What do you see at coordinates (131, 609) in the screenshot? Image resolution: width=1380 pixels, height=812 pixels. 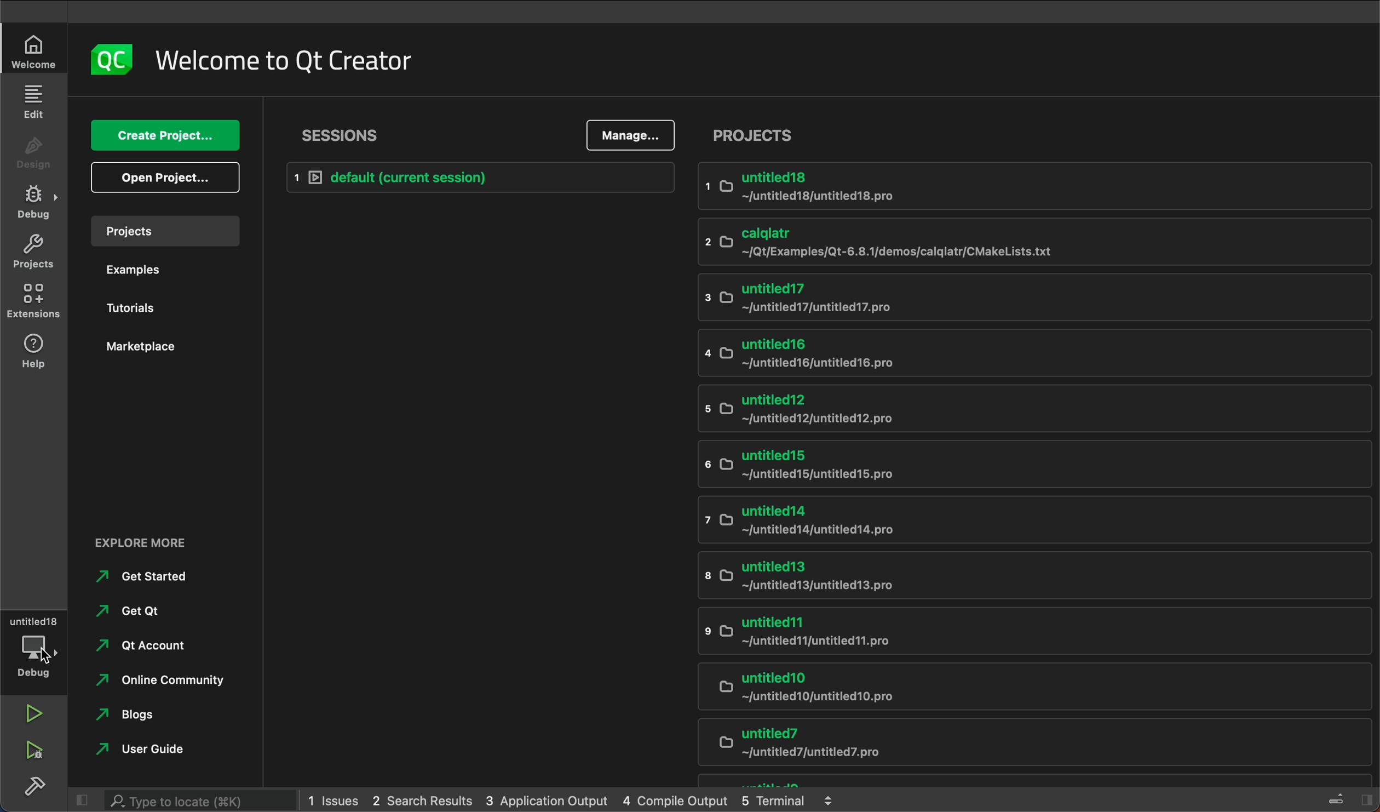 I see `get qt` at bounding box center [131, 609].